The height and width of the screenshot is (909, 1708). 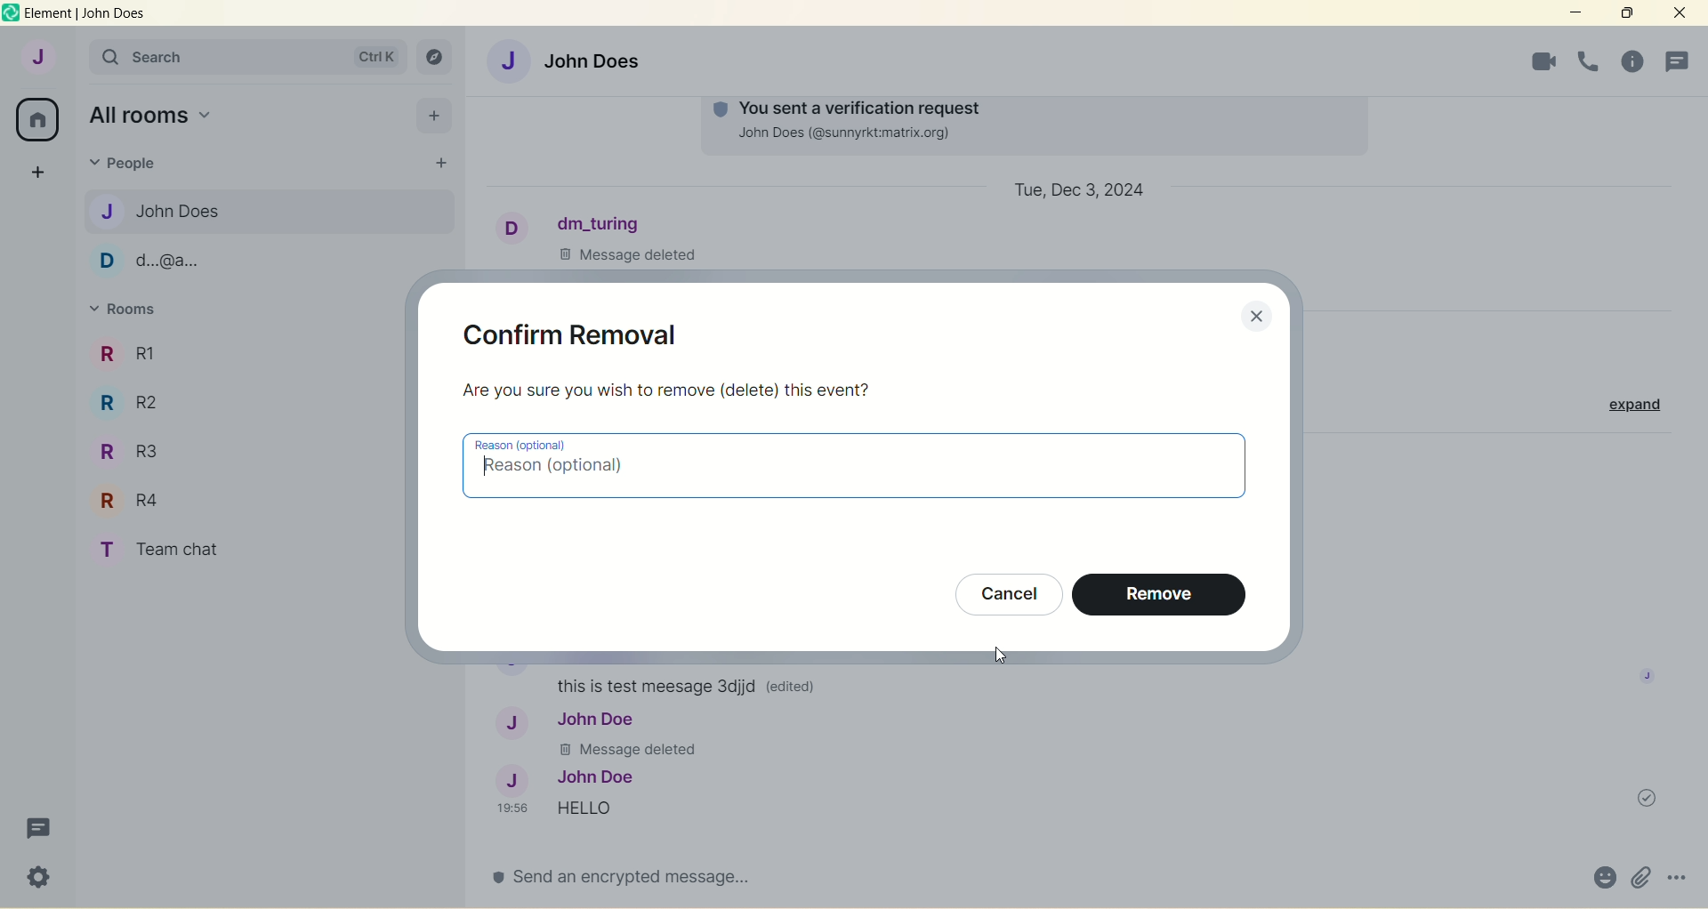 I want to click on people, so click(x=131, y=165).